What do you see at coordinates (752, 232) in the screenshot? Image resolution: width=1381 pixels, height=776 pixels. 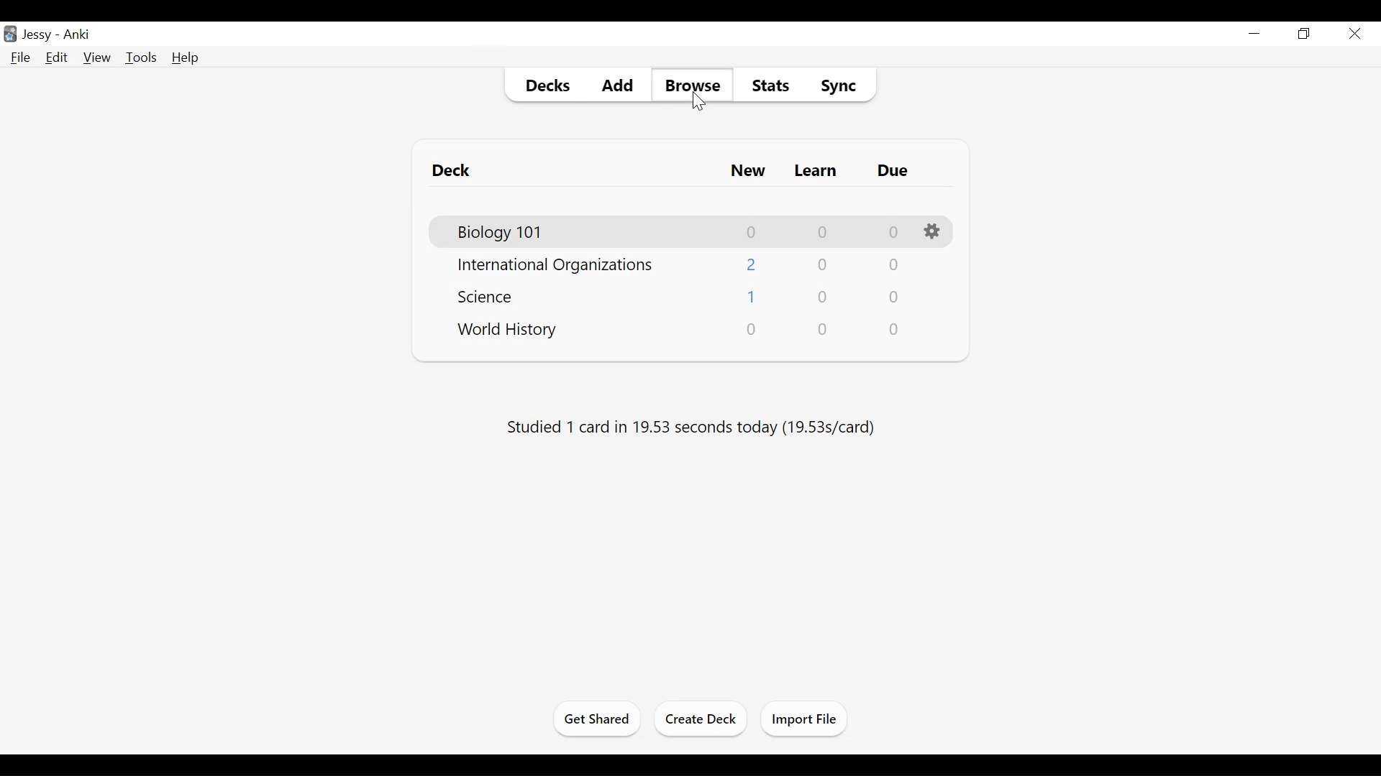 I see `New Card Count` at bounding box center [752, 232].